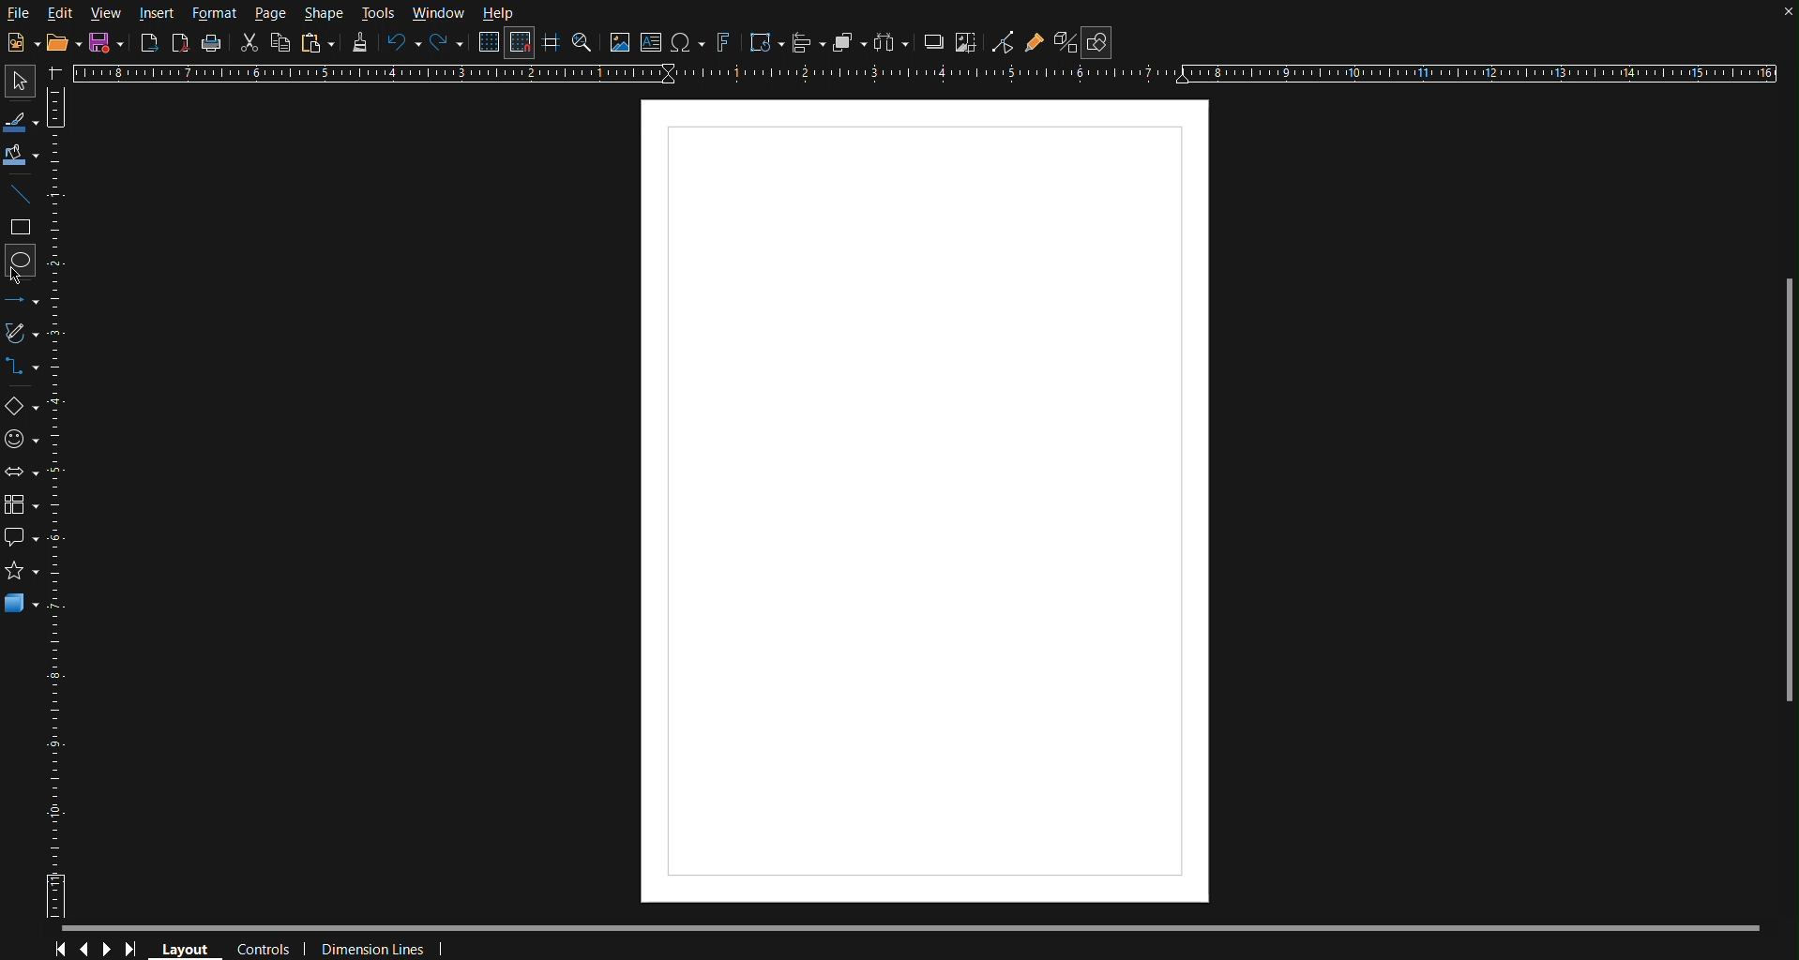 The height and width of the screenshot is (960, 1799). What do you see at coordinates (846, 42) in the screenshot?
I see `Arrange` at bounding box center [846, 42].